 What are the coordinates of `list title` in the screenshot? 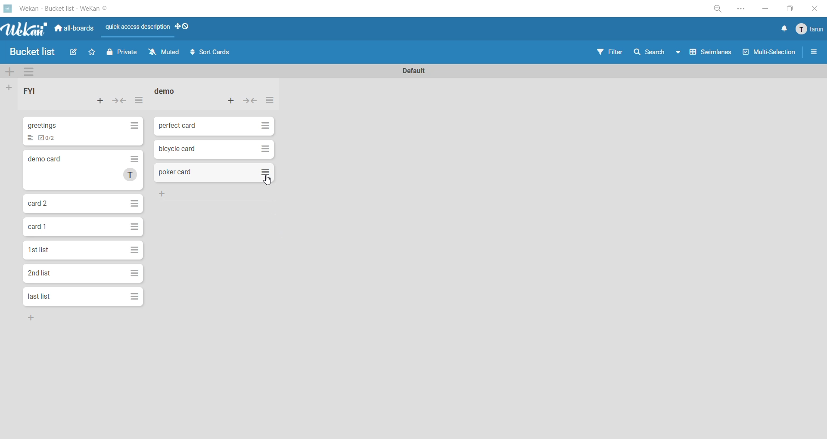 It's located at (36, 93).